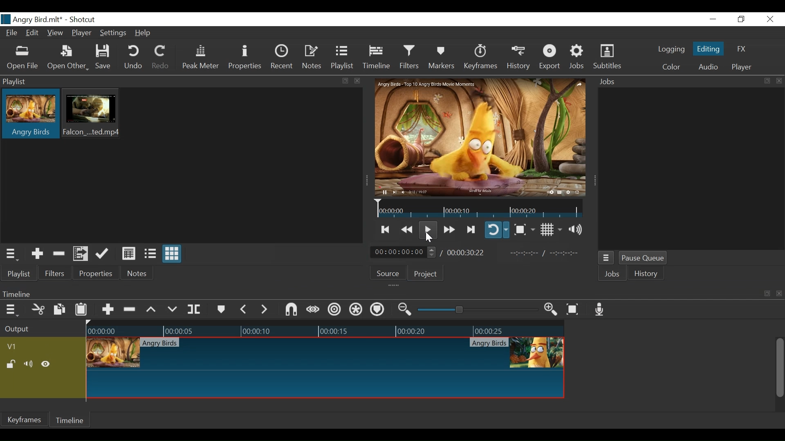 The height and width of the screenshot is (441, 785). I want to click on Previous marker, so click(244, 309).